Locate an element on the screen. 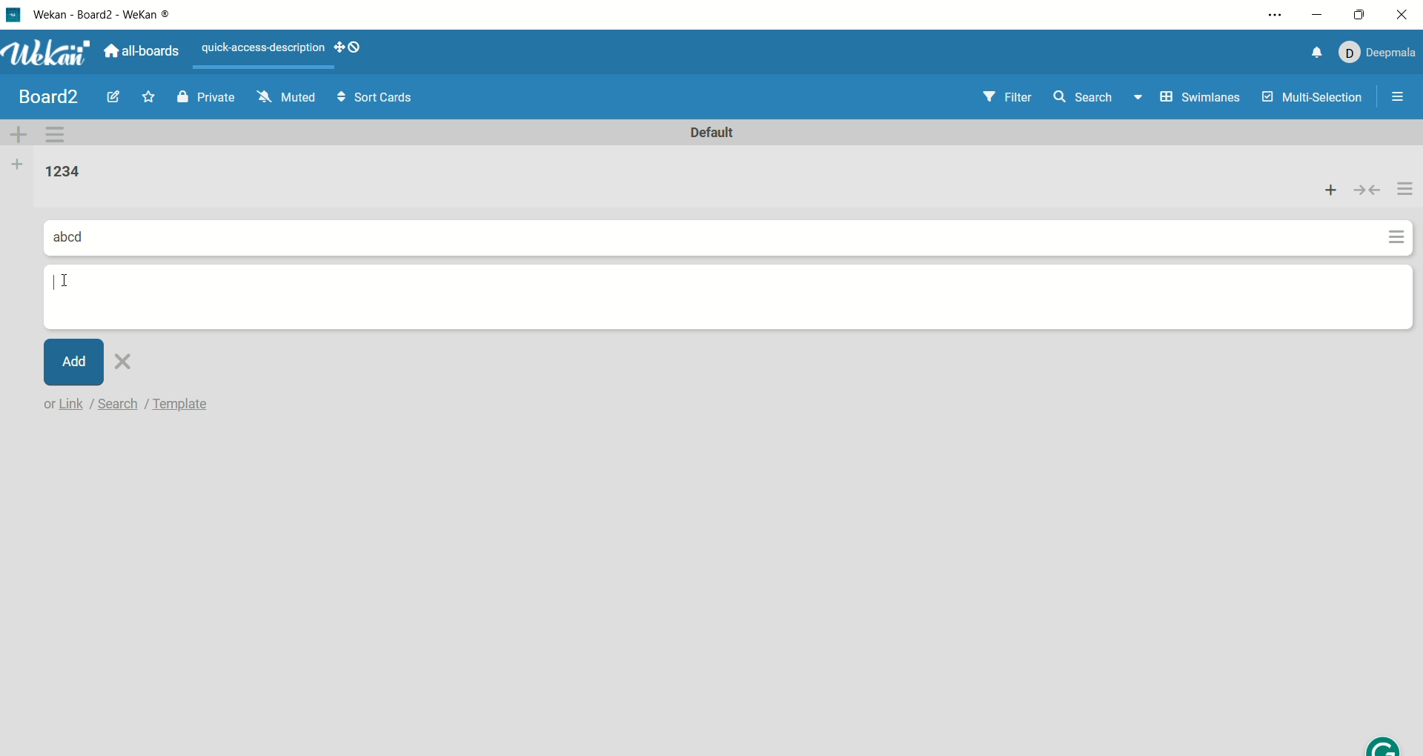  search is located at coordinates (1101, 95).